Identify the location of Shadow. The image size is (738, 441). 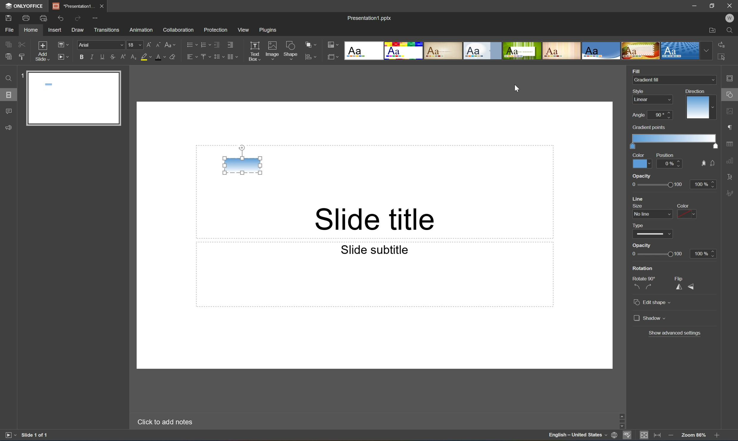
(650, 317).